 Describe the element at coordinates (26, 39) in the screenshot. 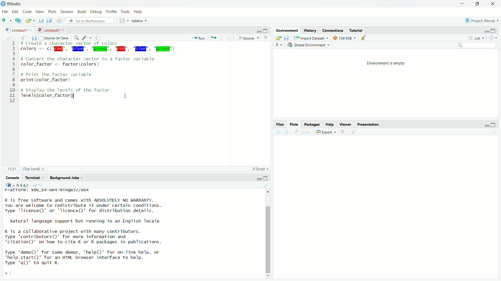

I see `show in new window` at that location.